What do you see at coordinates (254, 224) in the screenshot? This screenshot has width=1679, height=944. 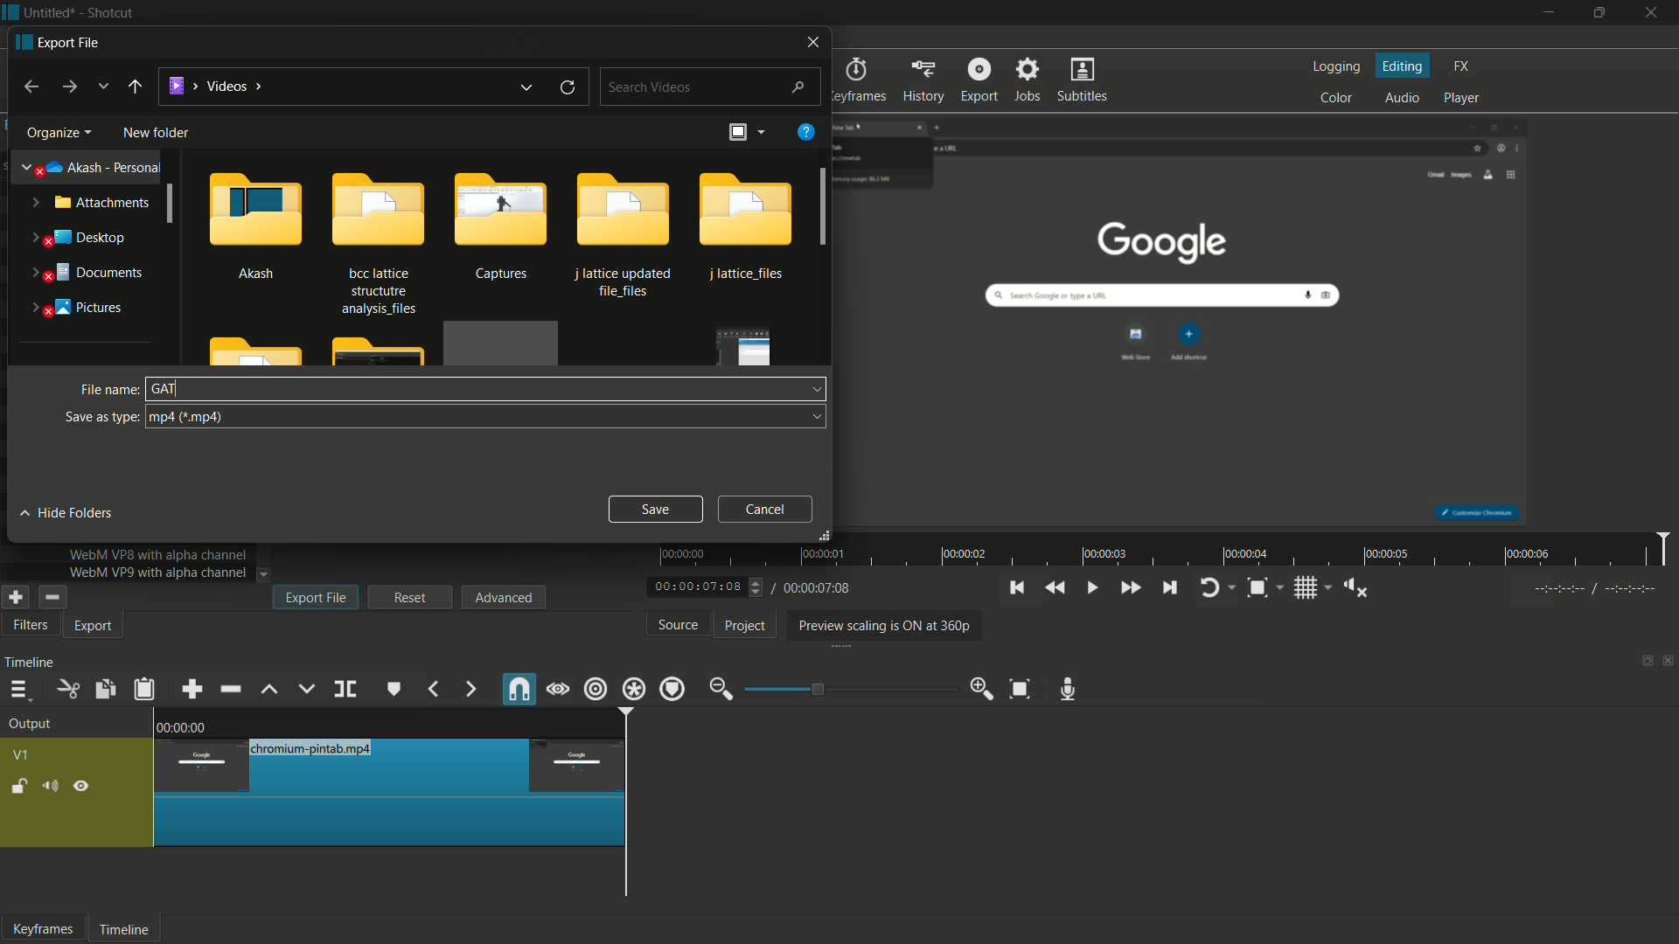 I see `folder-1` at bounding box center [254, 224].